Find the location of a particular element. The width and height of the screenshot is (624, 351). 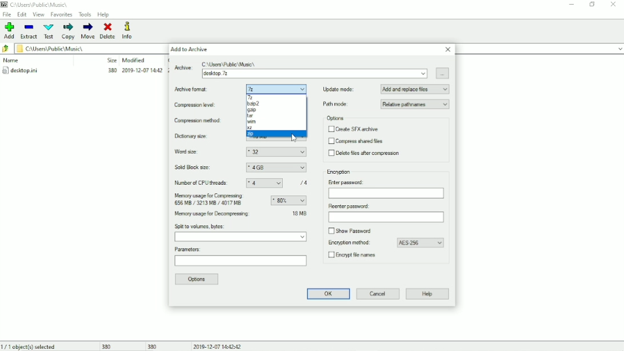

zip is located at coordinates (251, 134).